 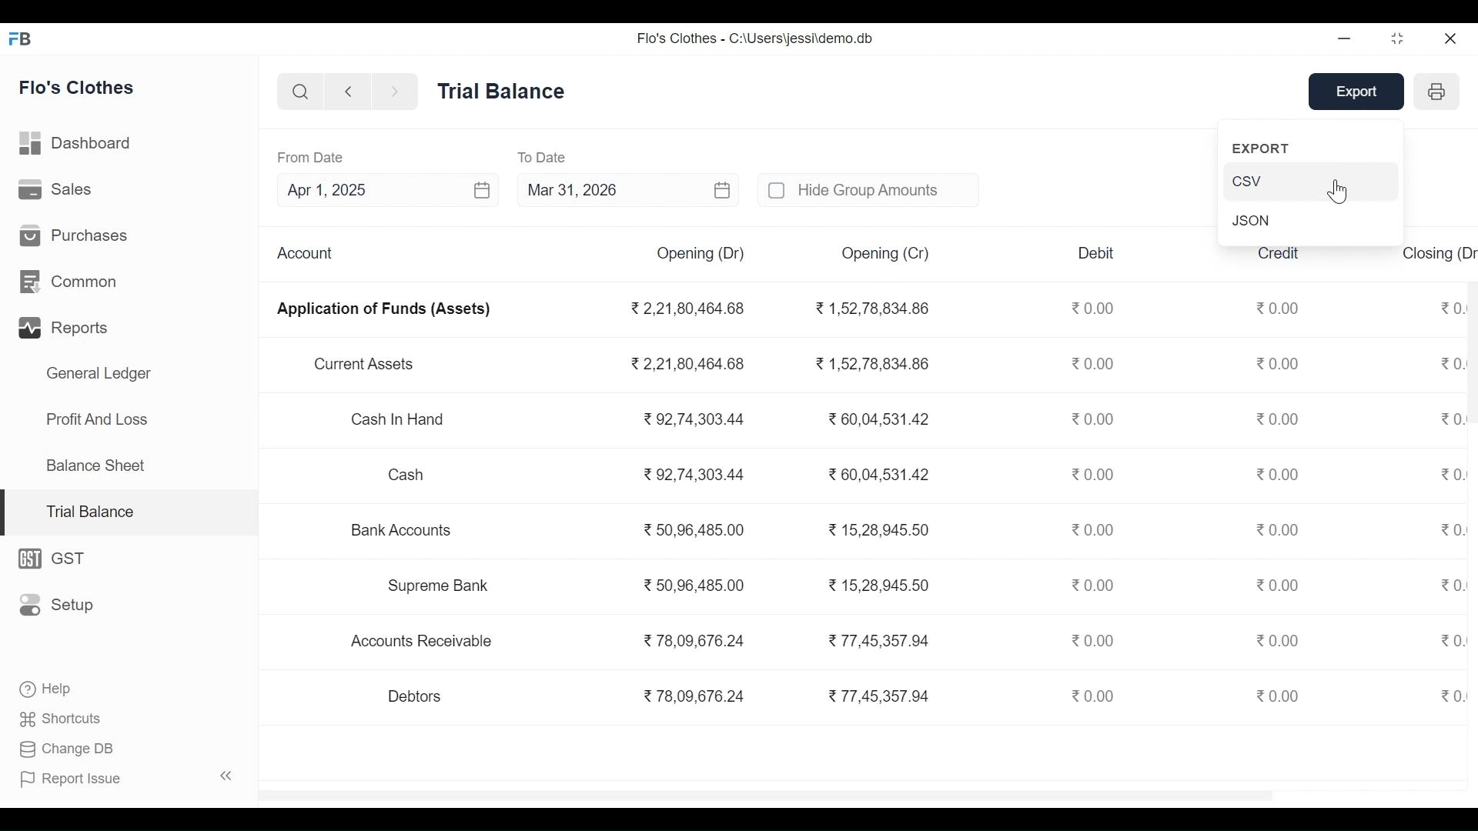 I want to click on "0.00, so click(x=1452, y=305).